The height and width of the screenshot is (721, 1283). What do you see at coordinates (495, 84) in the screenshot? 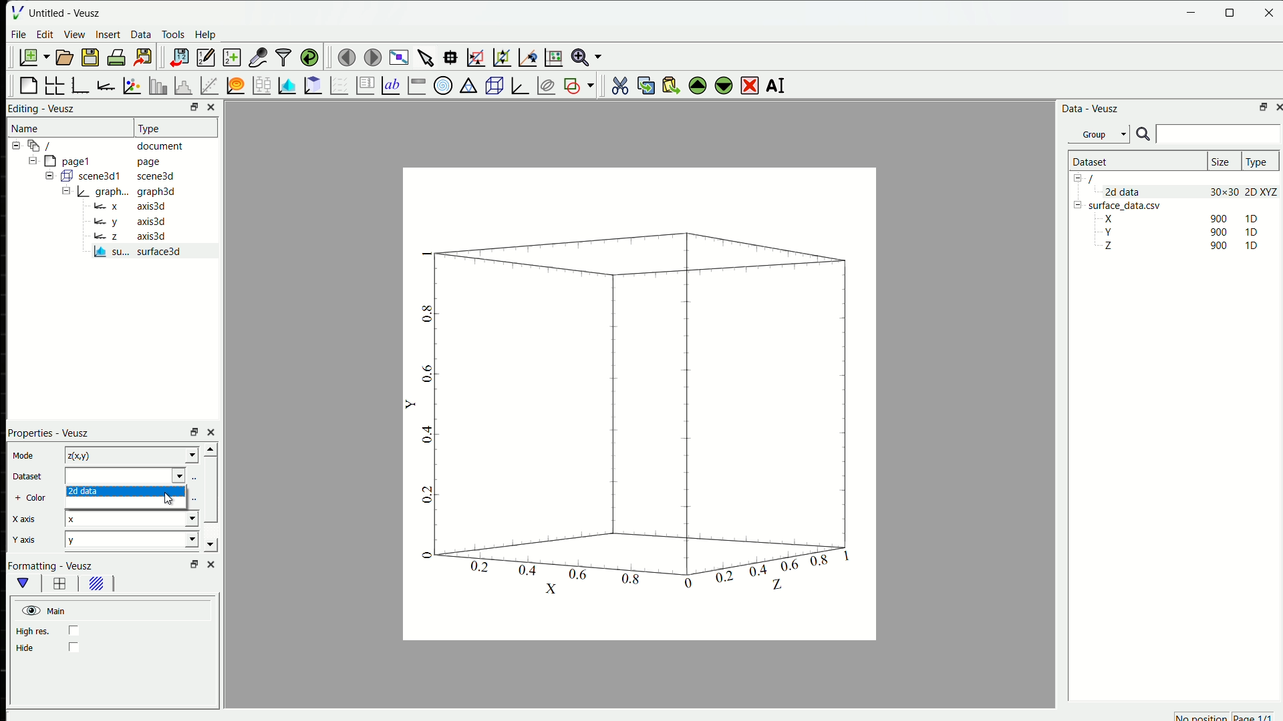
I see `3D scene` at bounding box center [495, 84].